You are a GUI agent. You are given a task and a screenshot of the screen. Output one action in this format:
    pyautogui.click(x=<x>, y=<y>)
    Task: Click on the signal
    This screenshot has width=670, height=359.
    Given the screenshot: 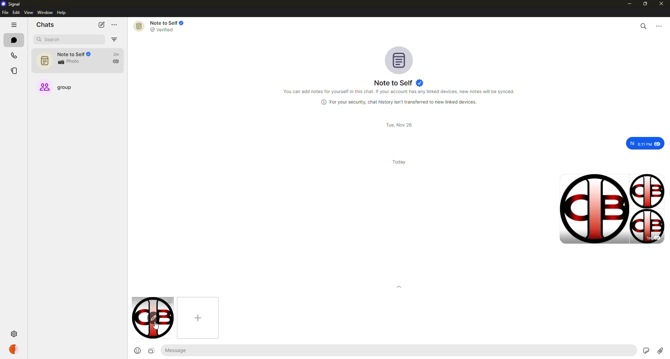 What is the action you would take?
    pyautogui.click(x=11, y=5)
    